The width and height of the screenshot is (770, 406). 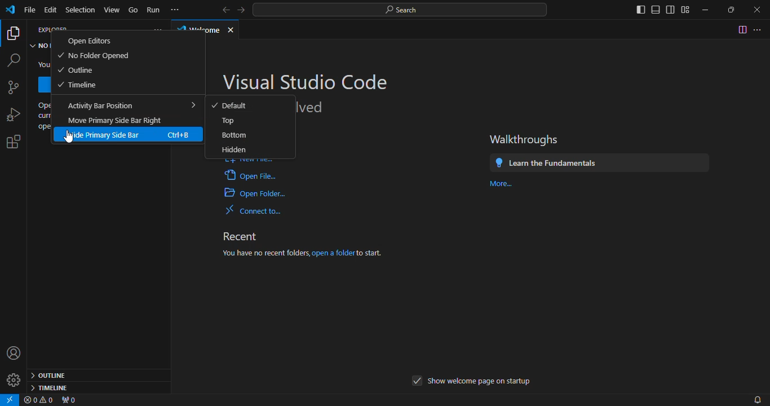 I want to click on outline, so click(x=51, y=374).